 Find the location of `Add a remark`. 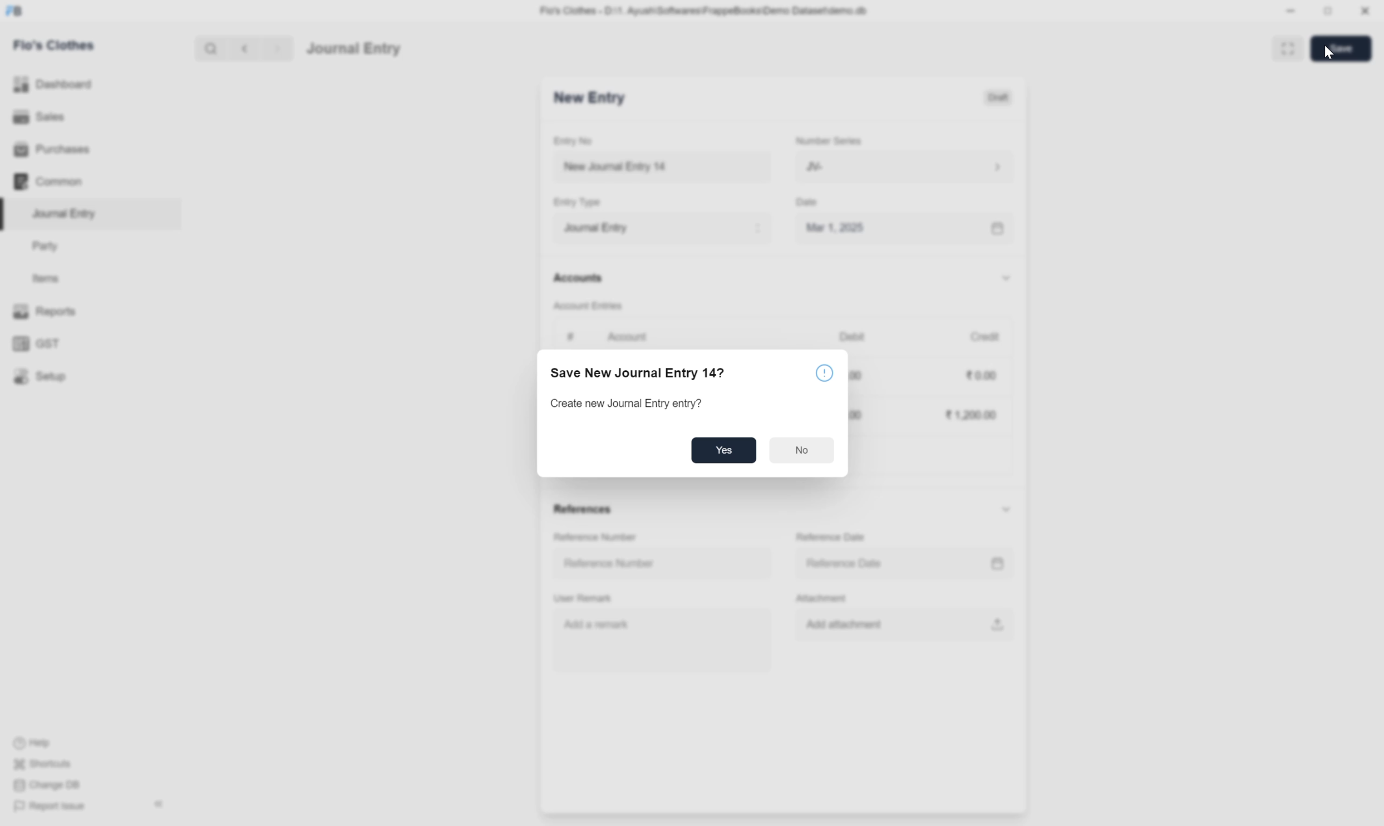

Add a remark is located at coordinates (599, 623).